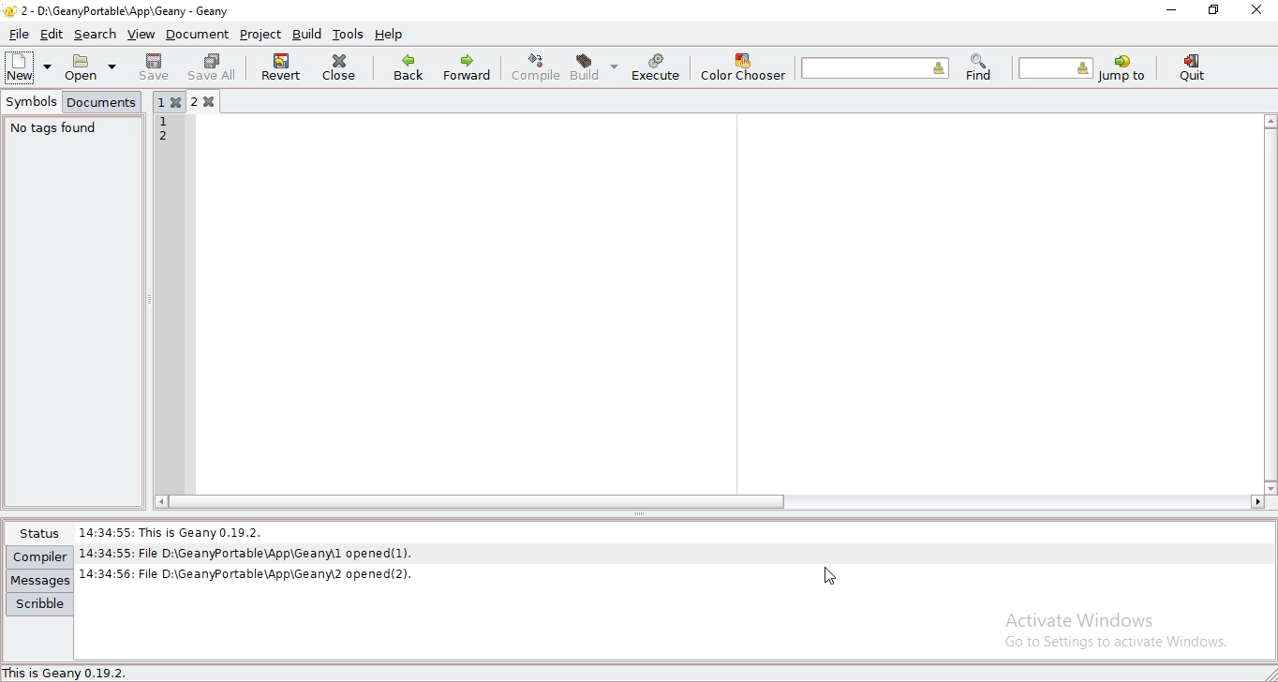 The width and height of the screenshot is (1278, 682). Describe the element at coordinates (280, 67) in the screenshot. I see `revert` at that location.